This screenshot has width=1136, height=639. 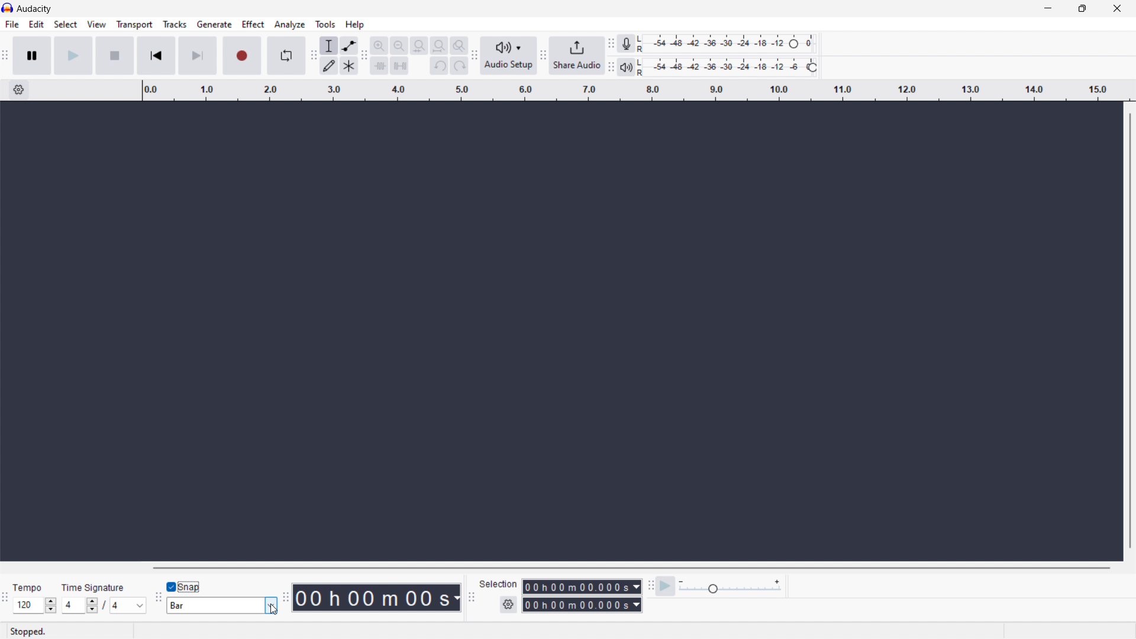 I want to click on Stopped, so click(x=28, y=631).